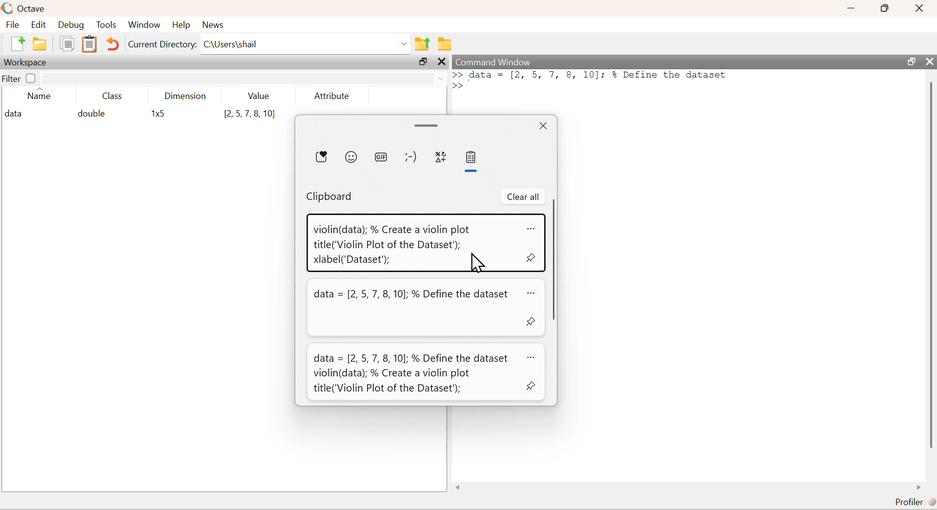 The image size is (937, 510). Describe the element at coordinates (442, 78) in the screenshot. I see `Drop-down ` at that location.